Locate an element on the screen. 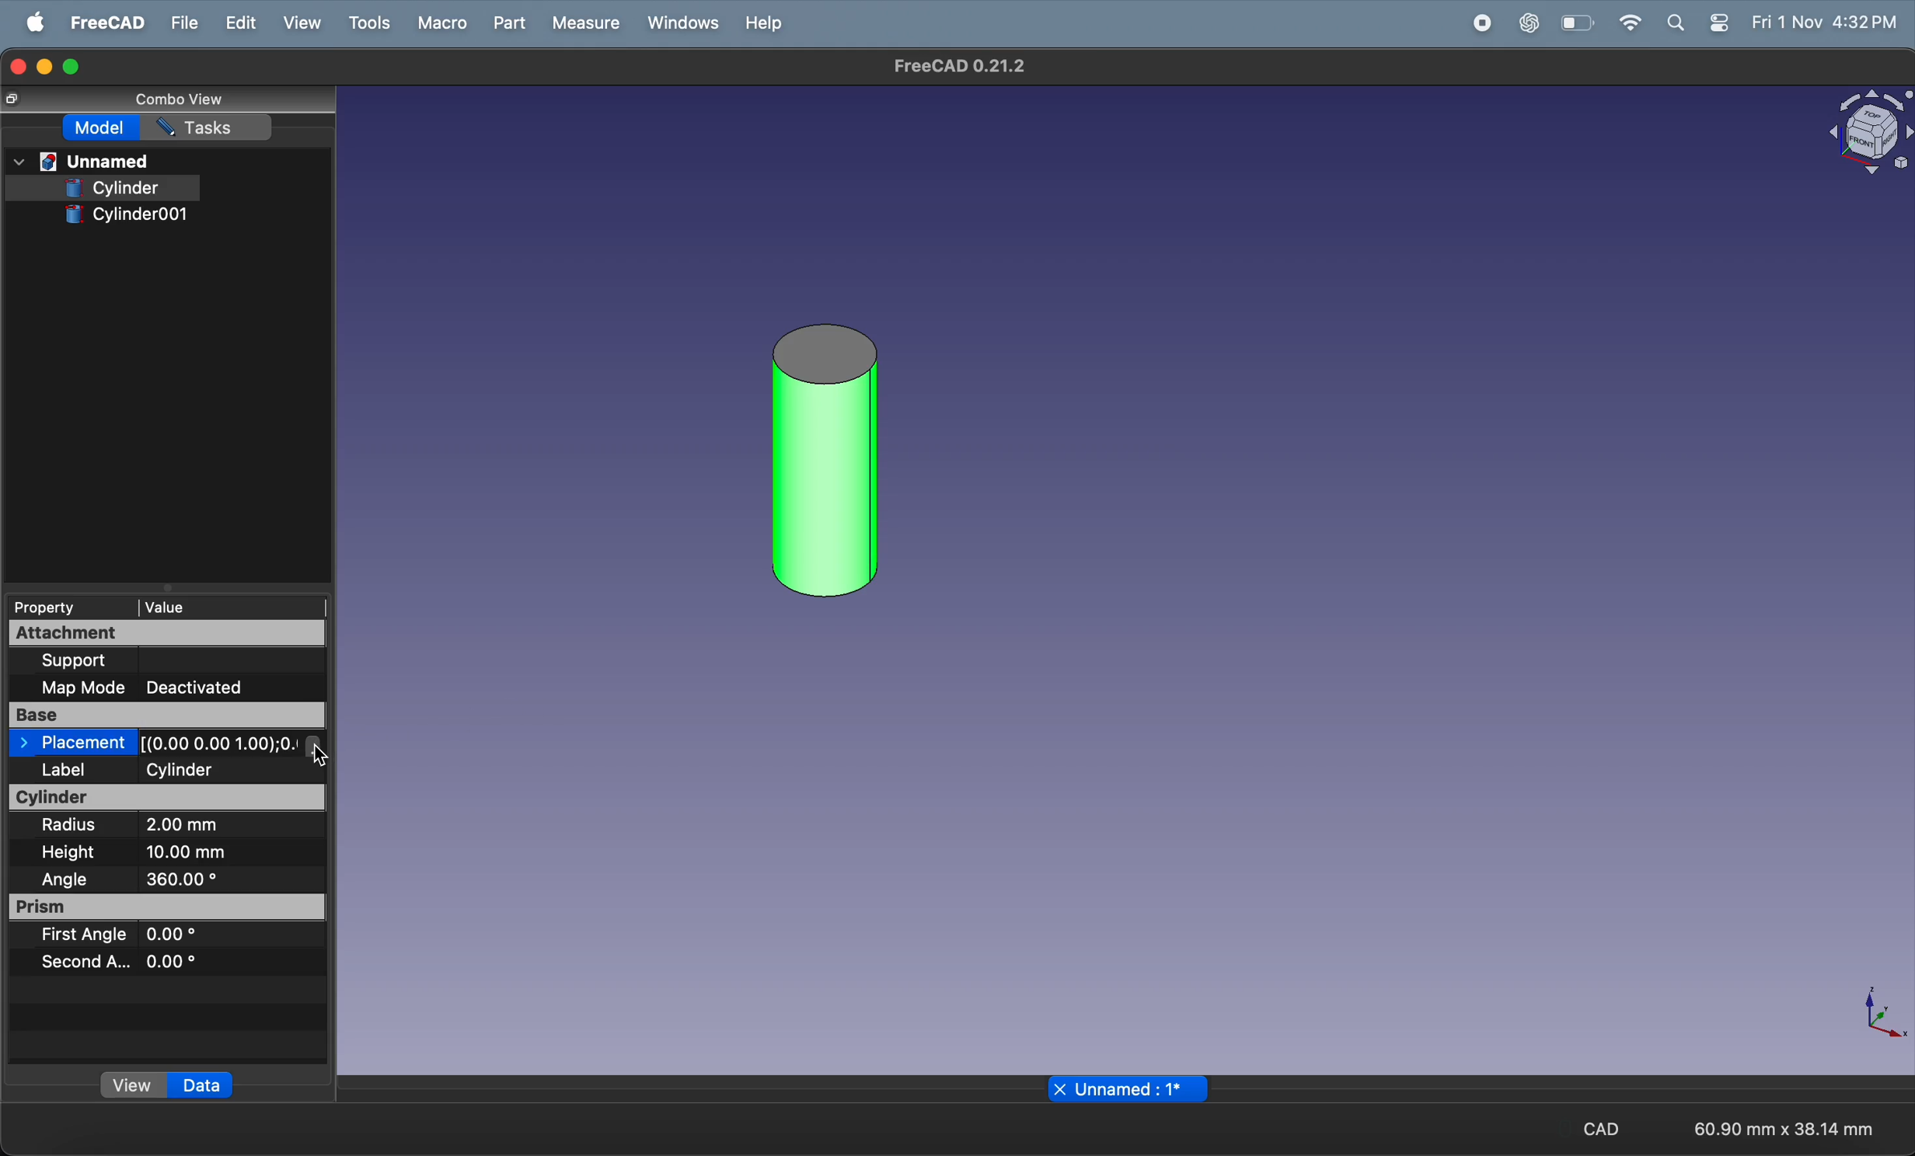 This screenshot has width=1915, height=1156. help is located at coordinates (760, 27).